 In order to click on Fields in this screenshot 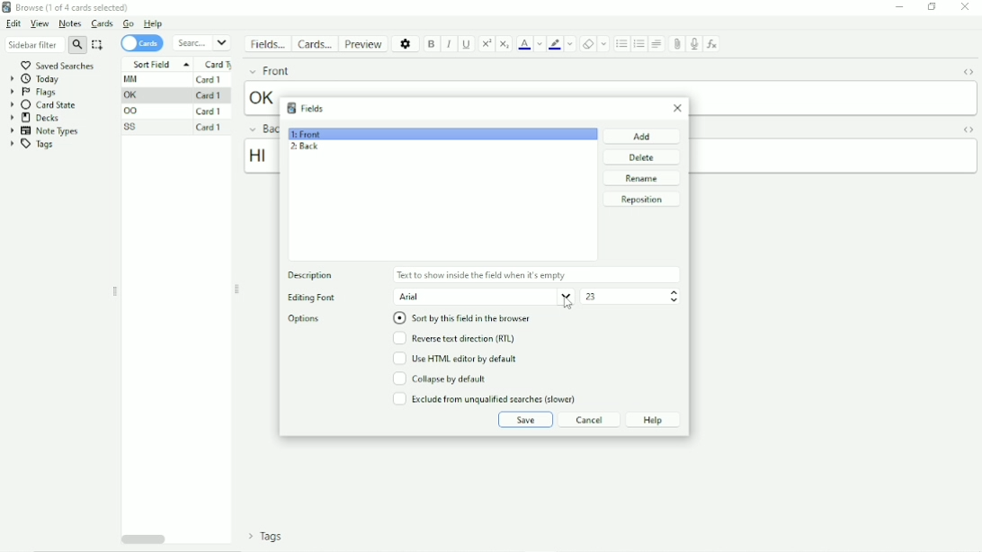, I will do `click(269, 47)`.